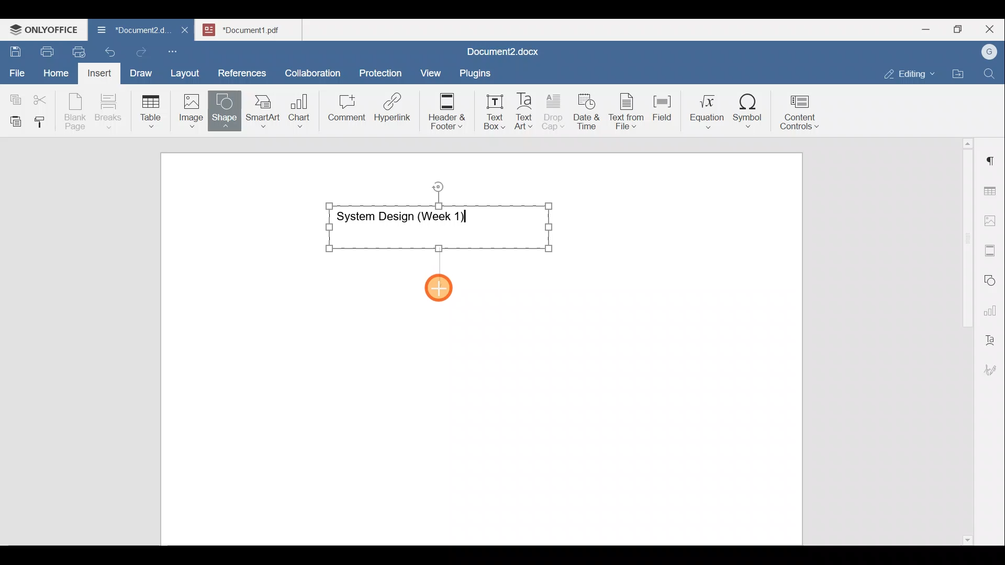  What do you see at coordinates (992, 279) in the screenshot?
I see `Shapes settings` at bounding box center [992, 279].